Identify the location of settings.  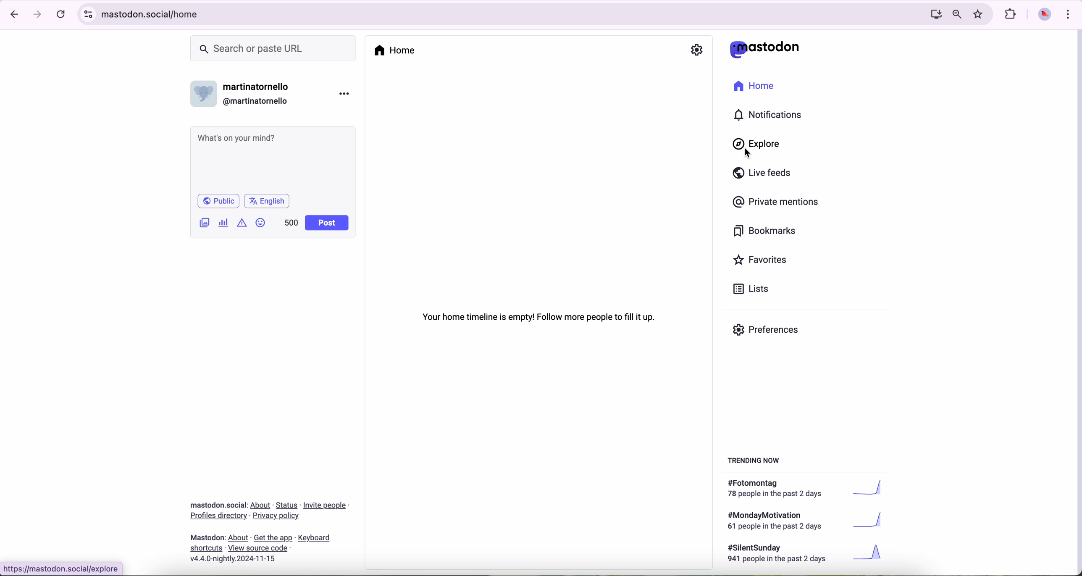
(697, 50).